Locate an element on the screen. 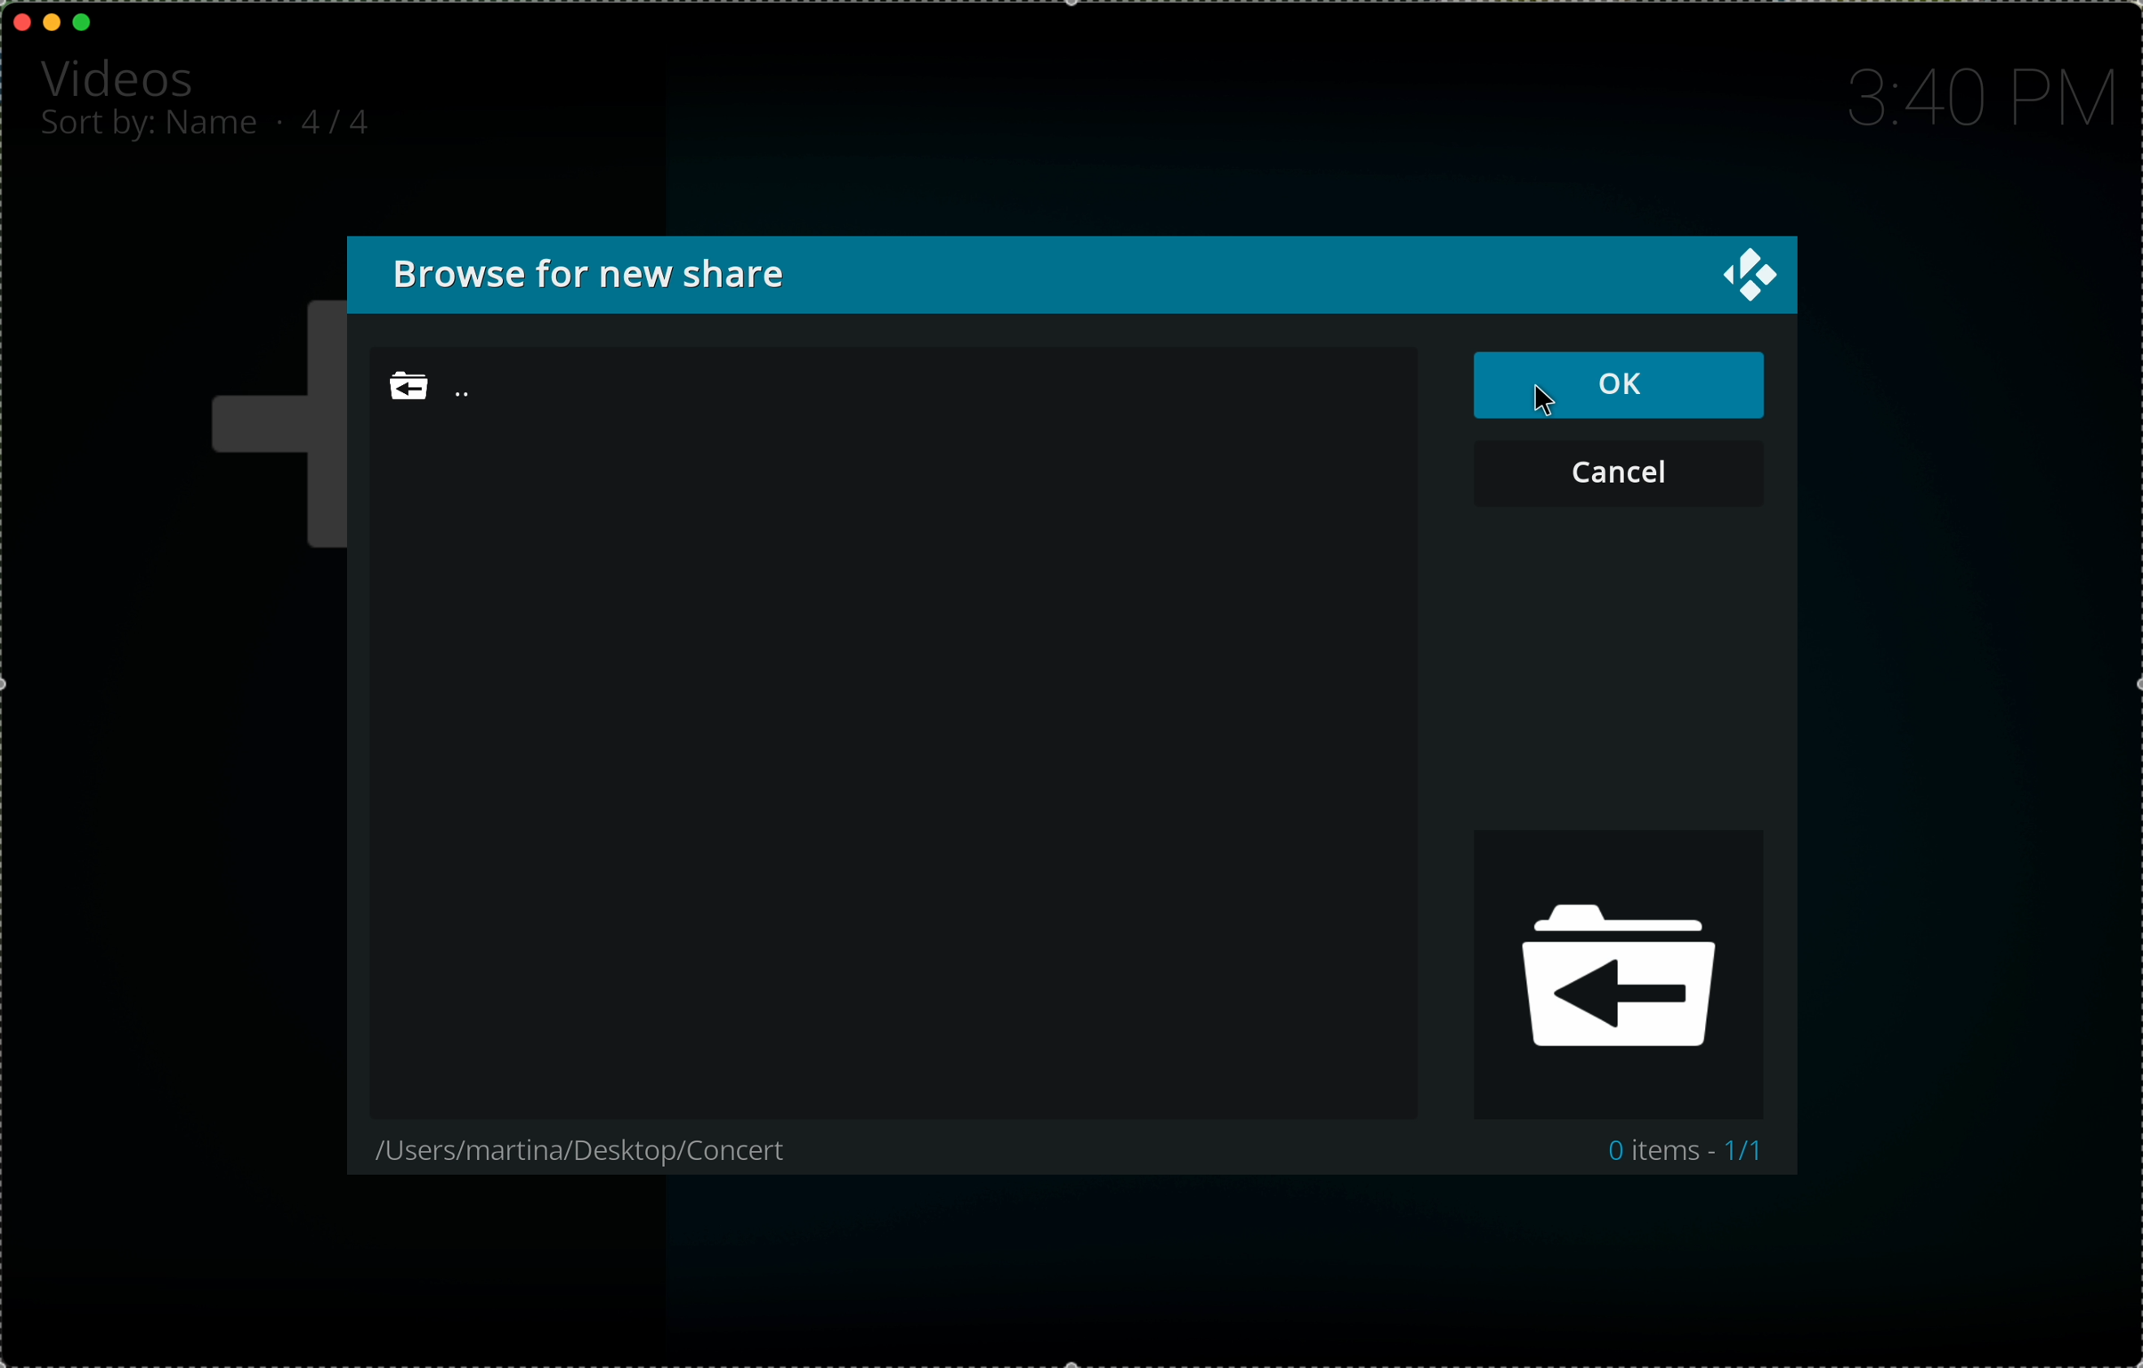 The height and width of the screenshot is (1368, 2143). 4/4 is located at coordinates (344, 119).